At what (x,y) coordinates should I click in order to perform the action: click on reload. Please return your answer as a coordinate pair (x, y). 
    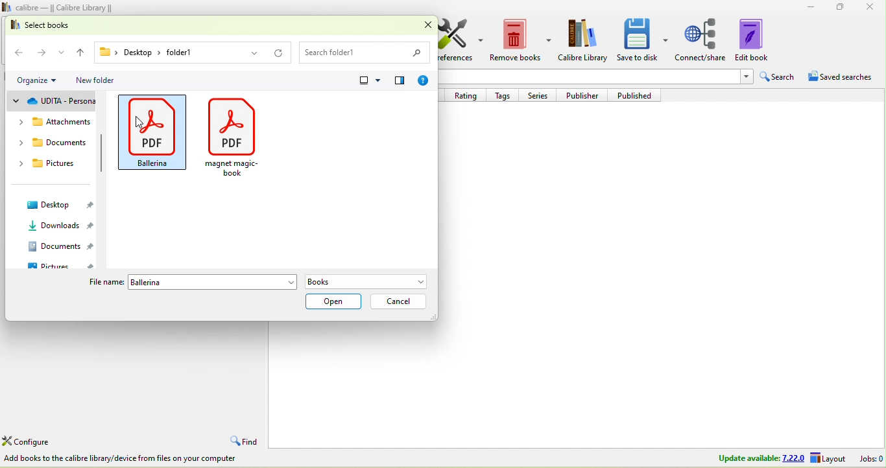
    Looking at the image, I should click on (278, 53).